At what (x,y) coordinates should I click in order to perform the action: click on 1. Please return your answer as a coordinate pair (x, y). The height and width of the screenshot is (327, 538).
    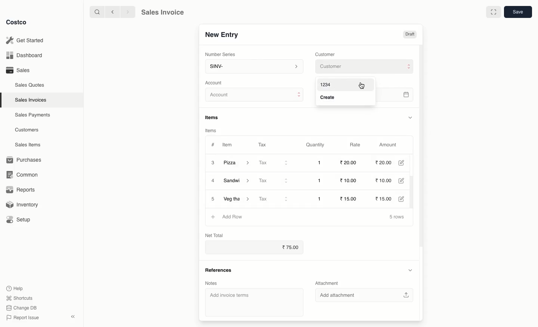
    Looking at the image, I should click on (321, 181).